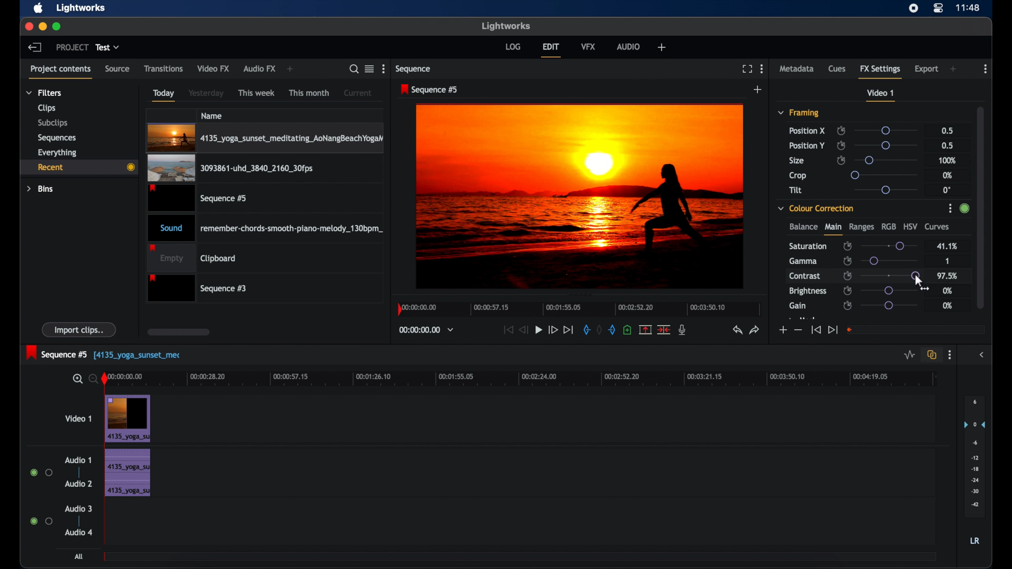 This screenshot has width=1012, height=569. Describe the element at coordinates (889, 226) in the screenshot. I see `rgb` at that location.